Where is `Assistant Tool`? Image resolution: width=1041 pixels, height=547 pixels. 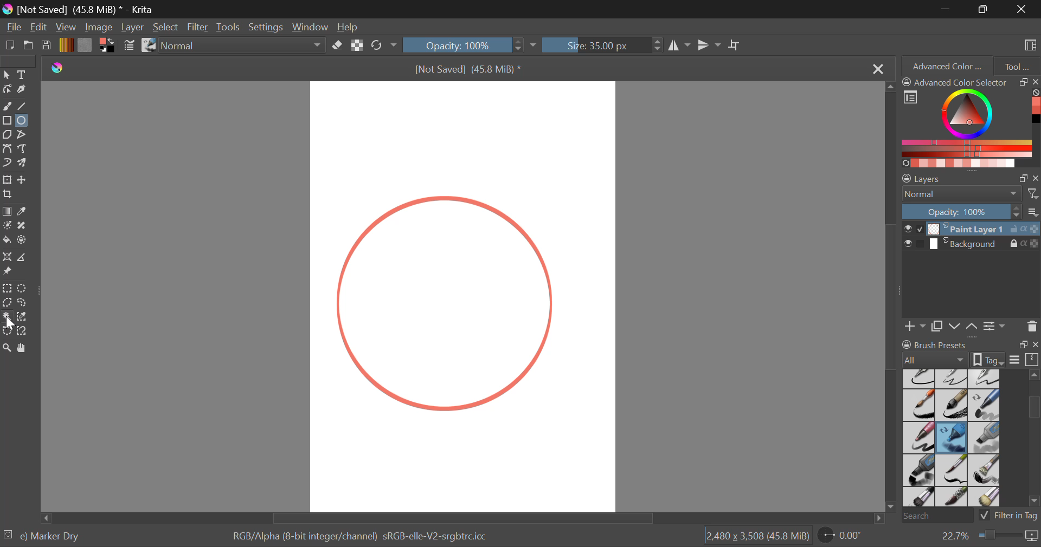
Assistant Tool is located at coordinates (8, 258).